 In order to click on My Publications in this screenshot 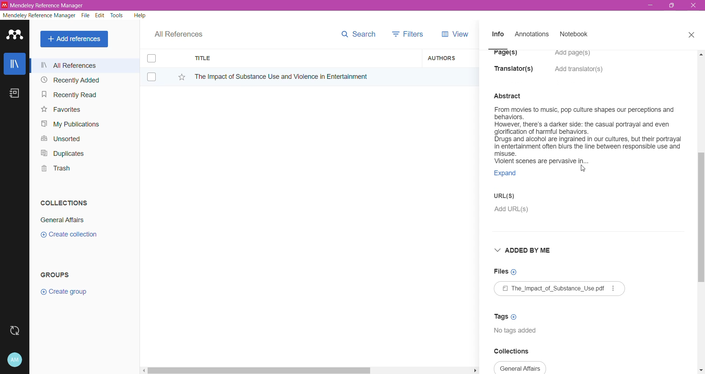, I will do `click(69, 124)`.